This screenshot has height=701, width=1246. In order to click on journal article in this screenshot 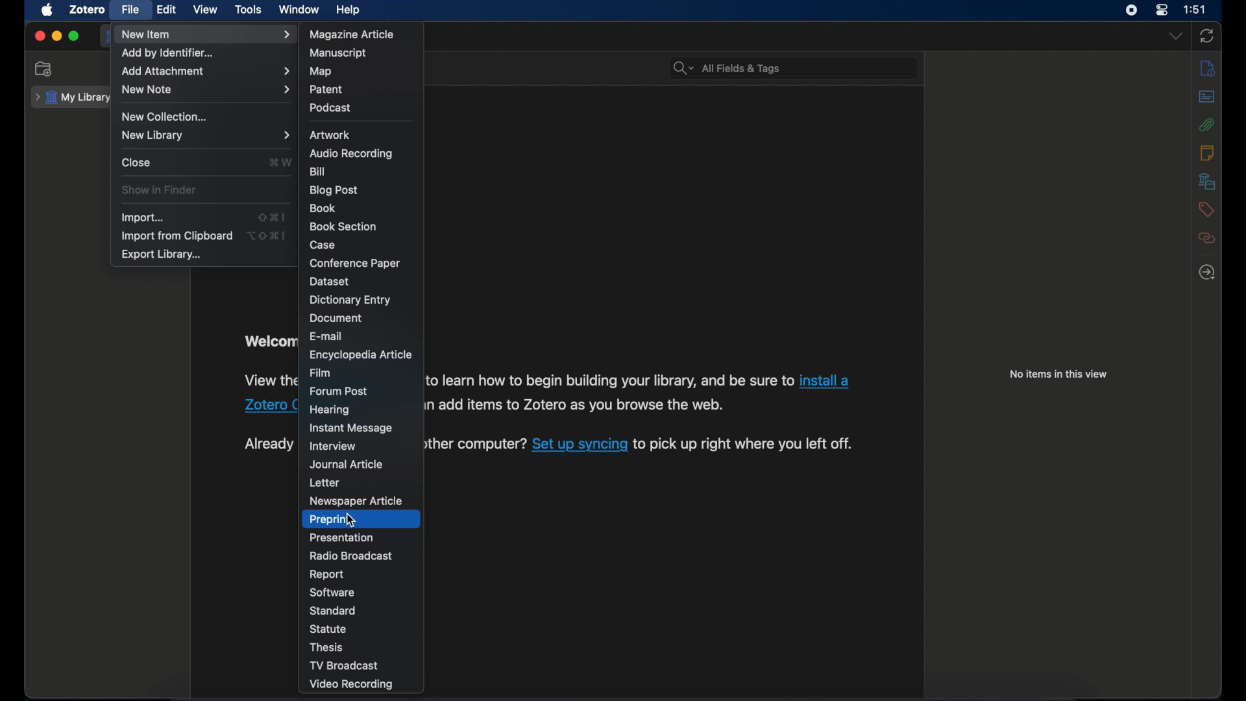, I will do `click(348, 464)`.